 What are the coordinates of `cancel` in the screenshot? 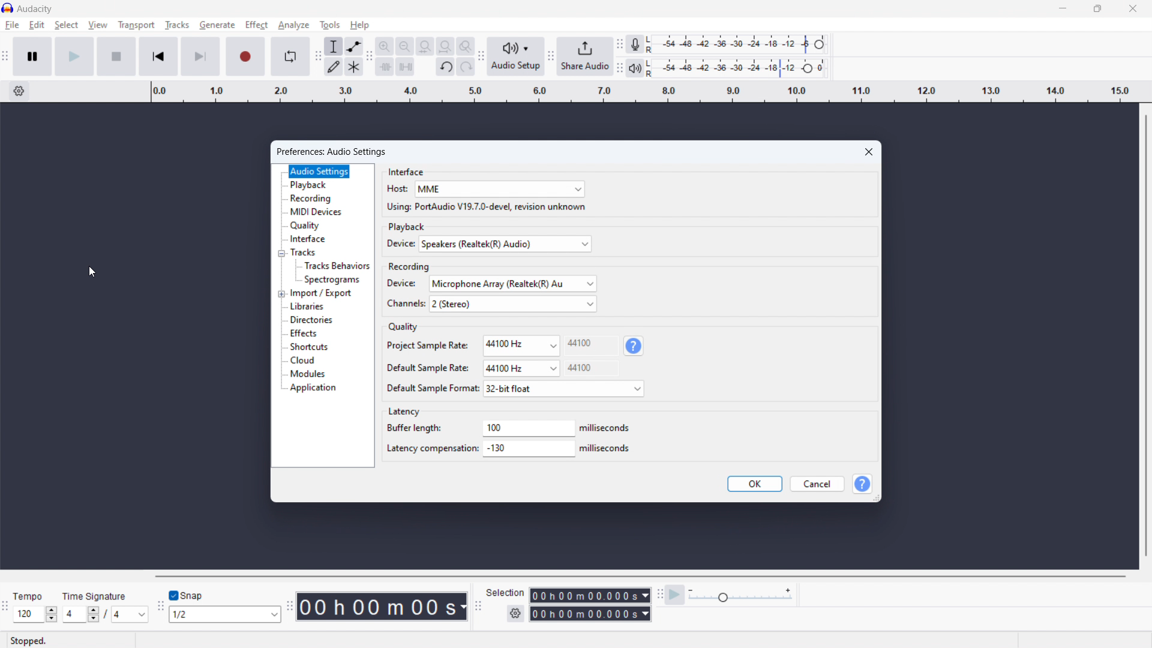 It's located at (818, 484).